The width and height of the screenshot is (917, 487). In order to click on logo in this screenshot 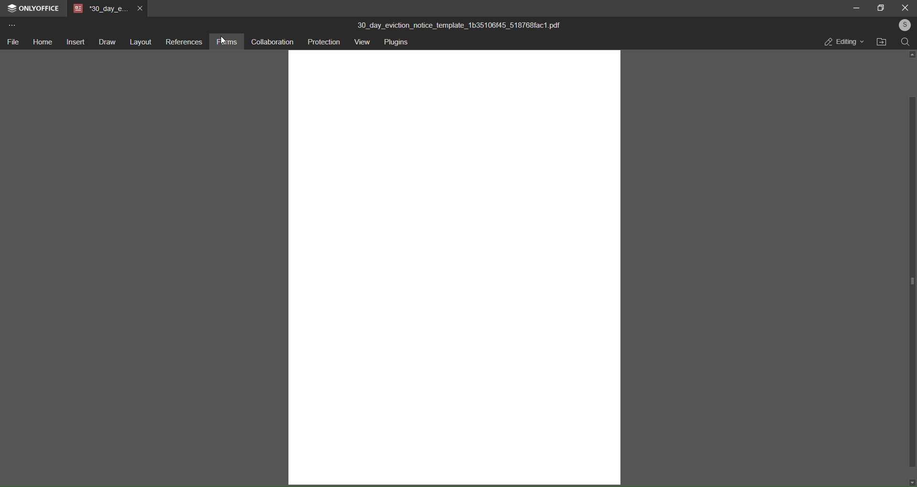, I will do `click(10, 8)`.